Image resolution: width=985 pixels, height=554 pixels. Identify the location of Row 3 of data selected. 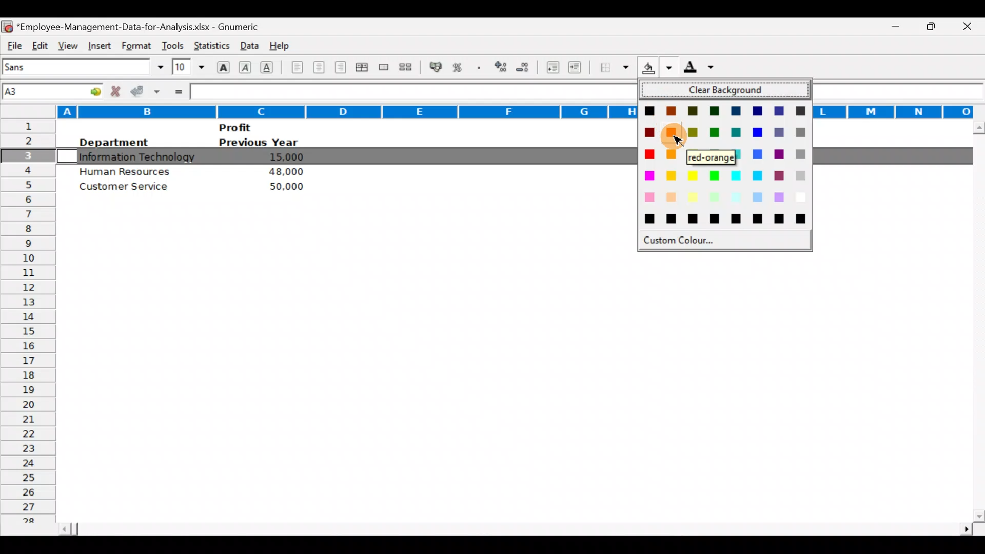
(345, 156).